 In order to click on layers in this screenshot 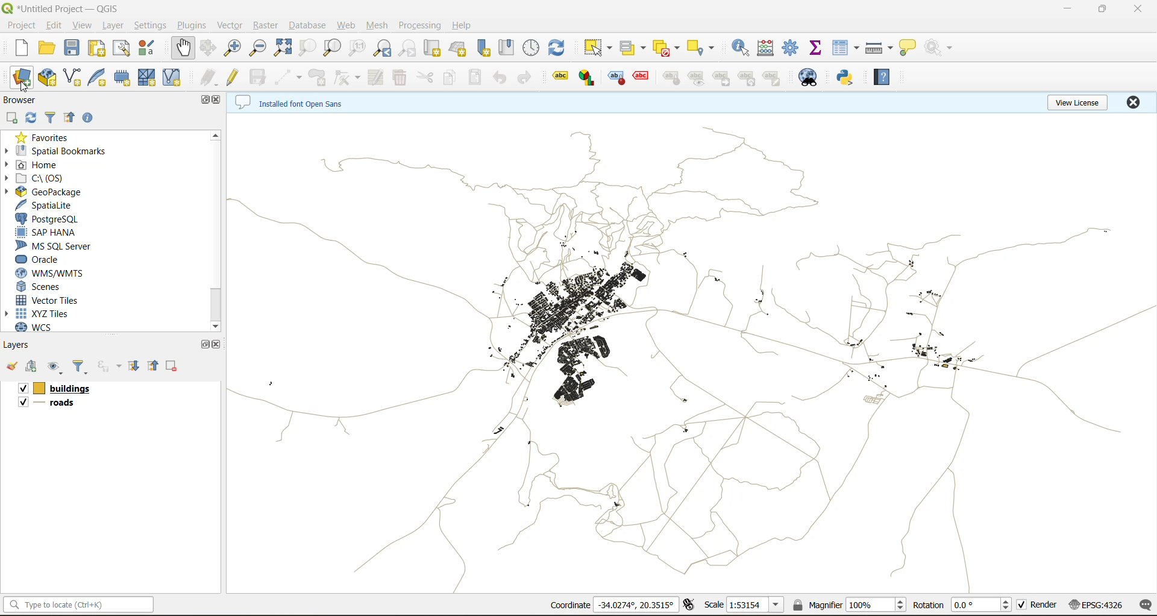, I will do `click(67, 389)`.